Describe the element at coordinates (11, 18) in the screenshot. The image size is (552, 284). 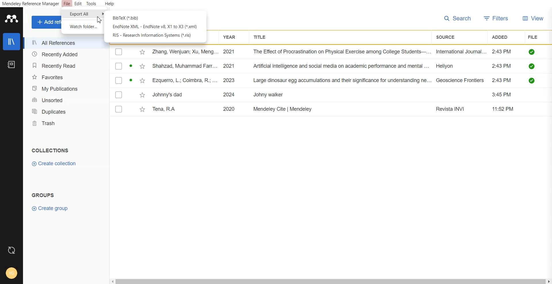
I see `Logo` at that location.